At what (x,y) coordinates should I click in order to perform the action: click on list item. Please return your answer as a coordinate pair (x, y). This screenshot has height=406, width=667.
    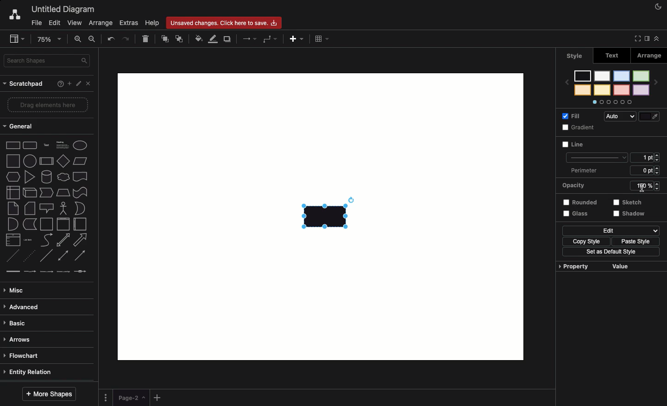
    Looking at the image, I should click on (29, 239).